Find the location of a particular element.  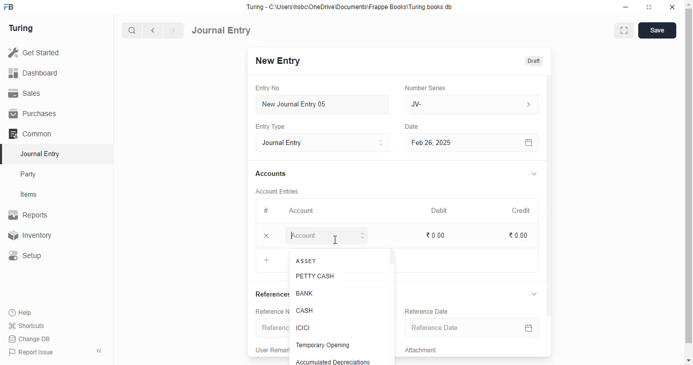

calendar icon is located at coordinates (528, 327).